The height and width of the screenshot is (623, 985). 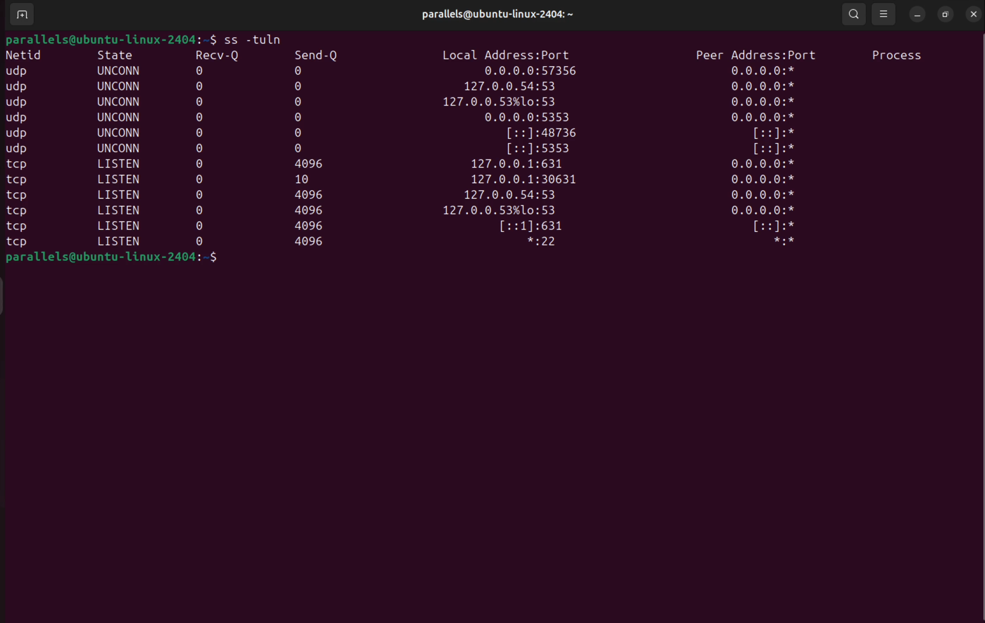 What do you see at coordinates (307, 179) in the screenshot?
I see `10` at bounding box center [307, 179].